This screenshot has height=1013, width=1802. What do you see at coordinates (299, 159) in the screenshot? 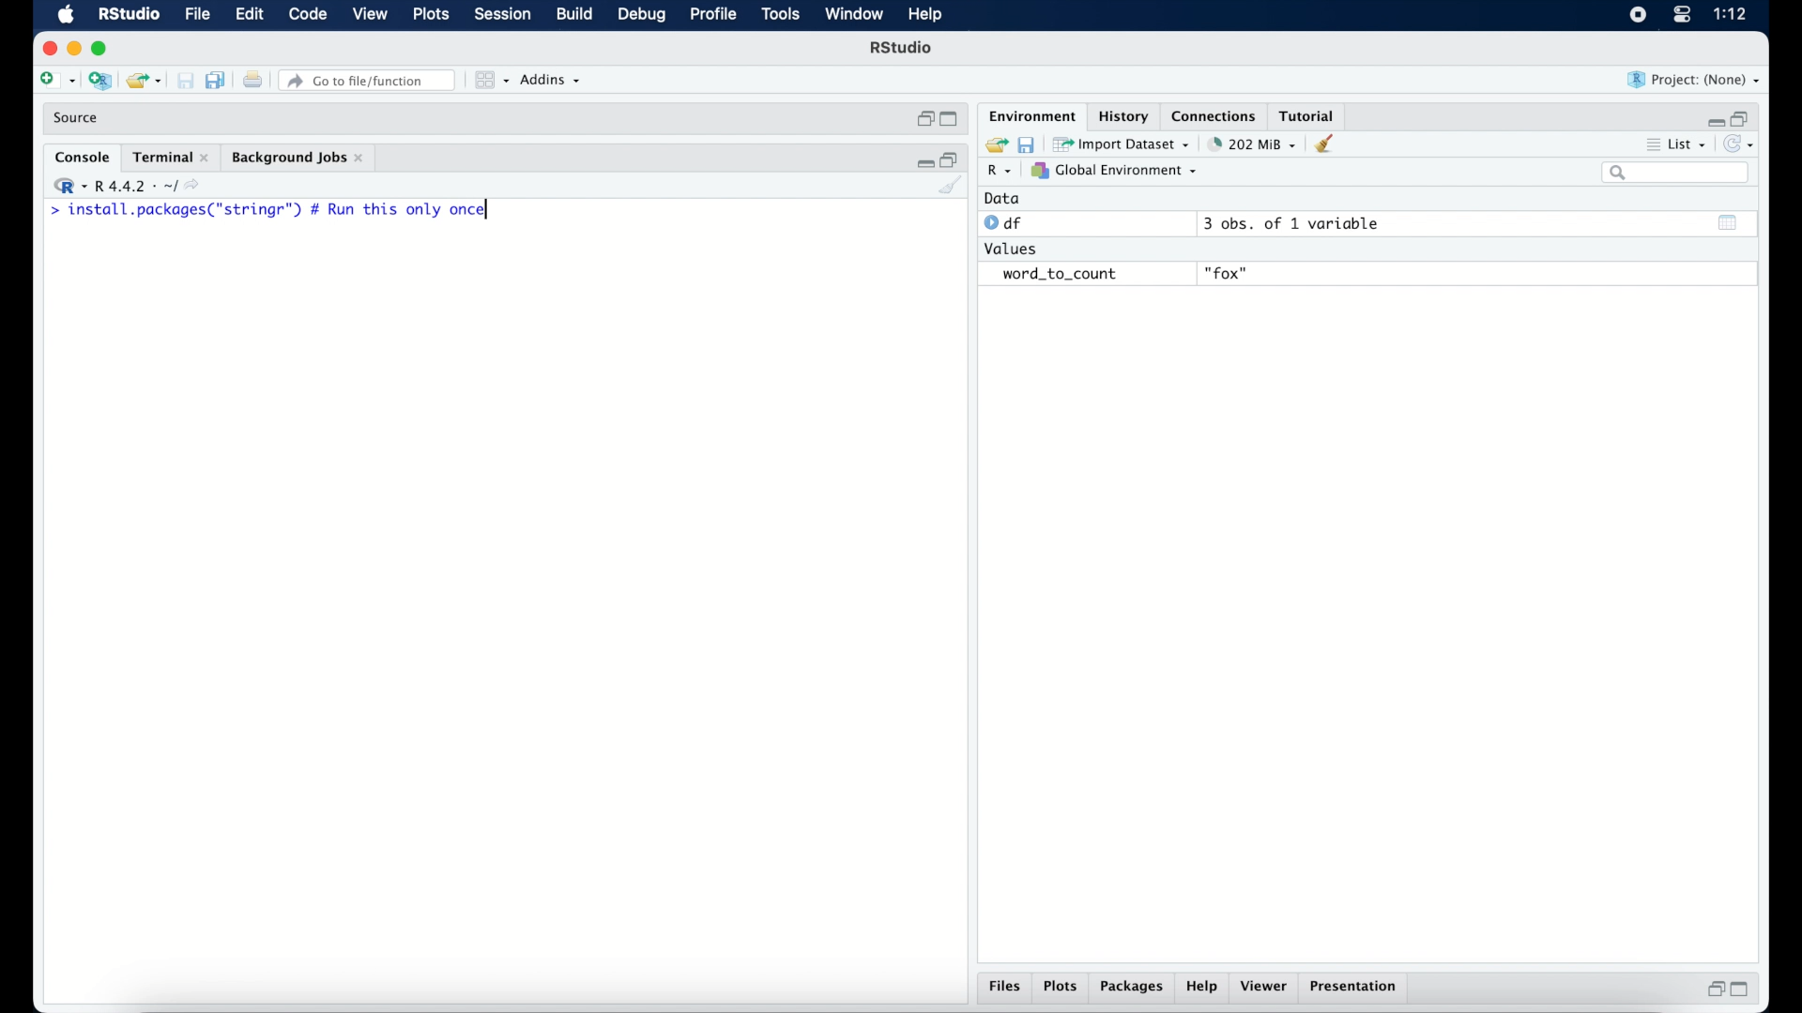
I see `background jobs` at bounding box center [299, 159].